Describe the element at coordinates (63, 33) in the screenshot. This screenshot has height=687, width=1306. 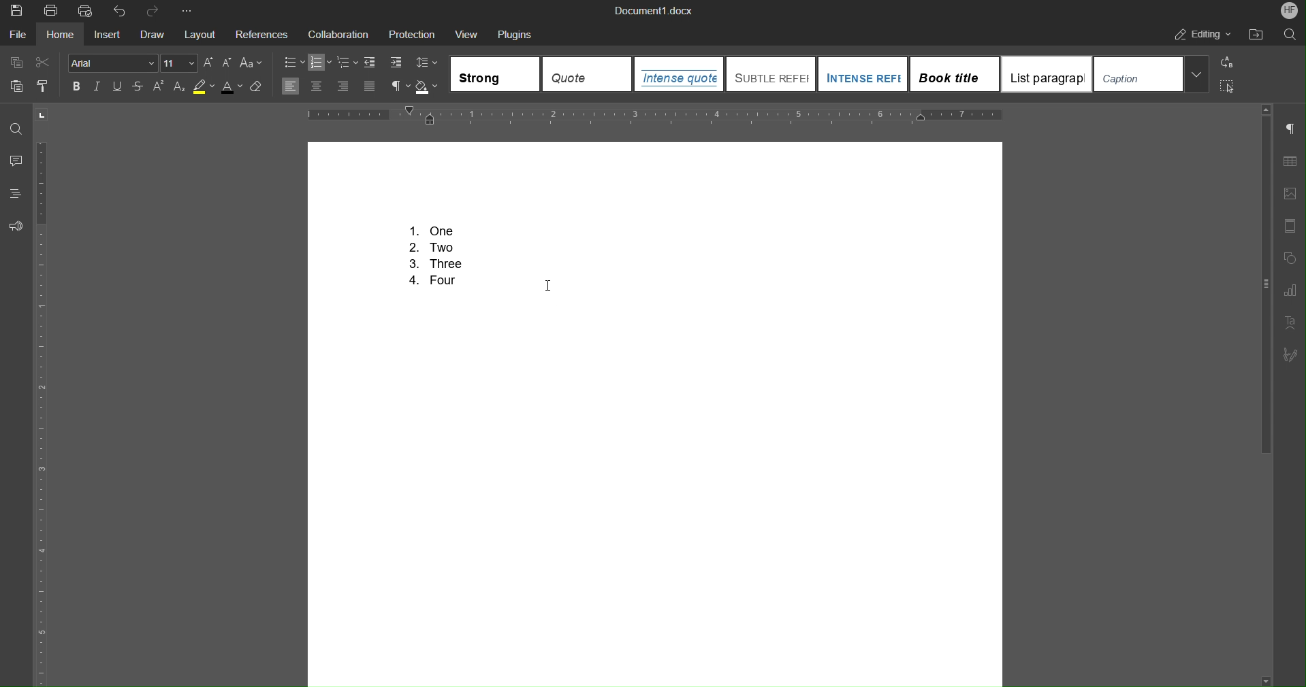
I see `Home` at that location.